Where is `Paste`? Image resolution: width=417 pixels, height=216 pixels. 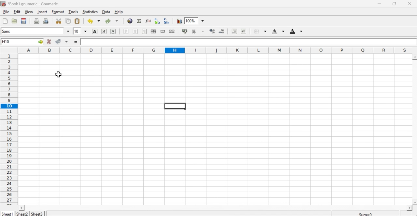
Paste is located at coordinates (78, 21).